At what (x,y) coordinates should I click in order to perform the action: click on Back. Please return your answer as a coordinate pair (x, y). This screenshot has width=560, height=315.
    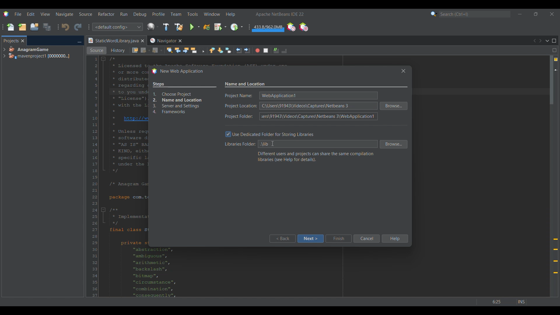
    Looking at the image, I should click on (282, 239).